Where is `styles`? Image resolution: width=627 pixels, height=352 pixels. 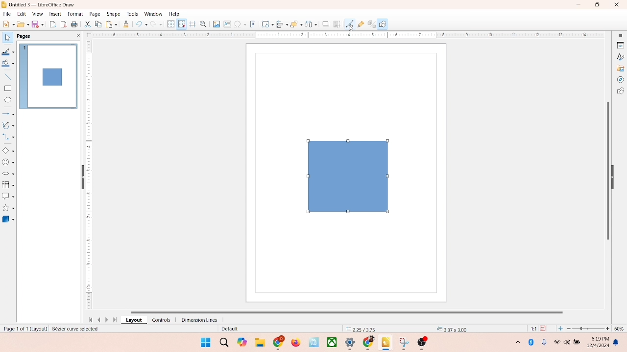 styles is located at coordinates (620, 56).